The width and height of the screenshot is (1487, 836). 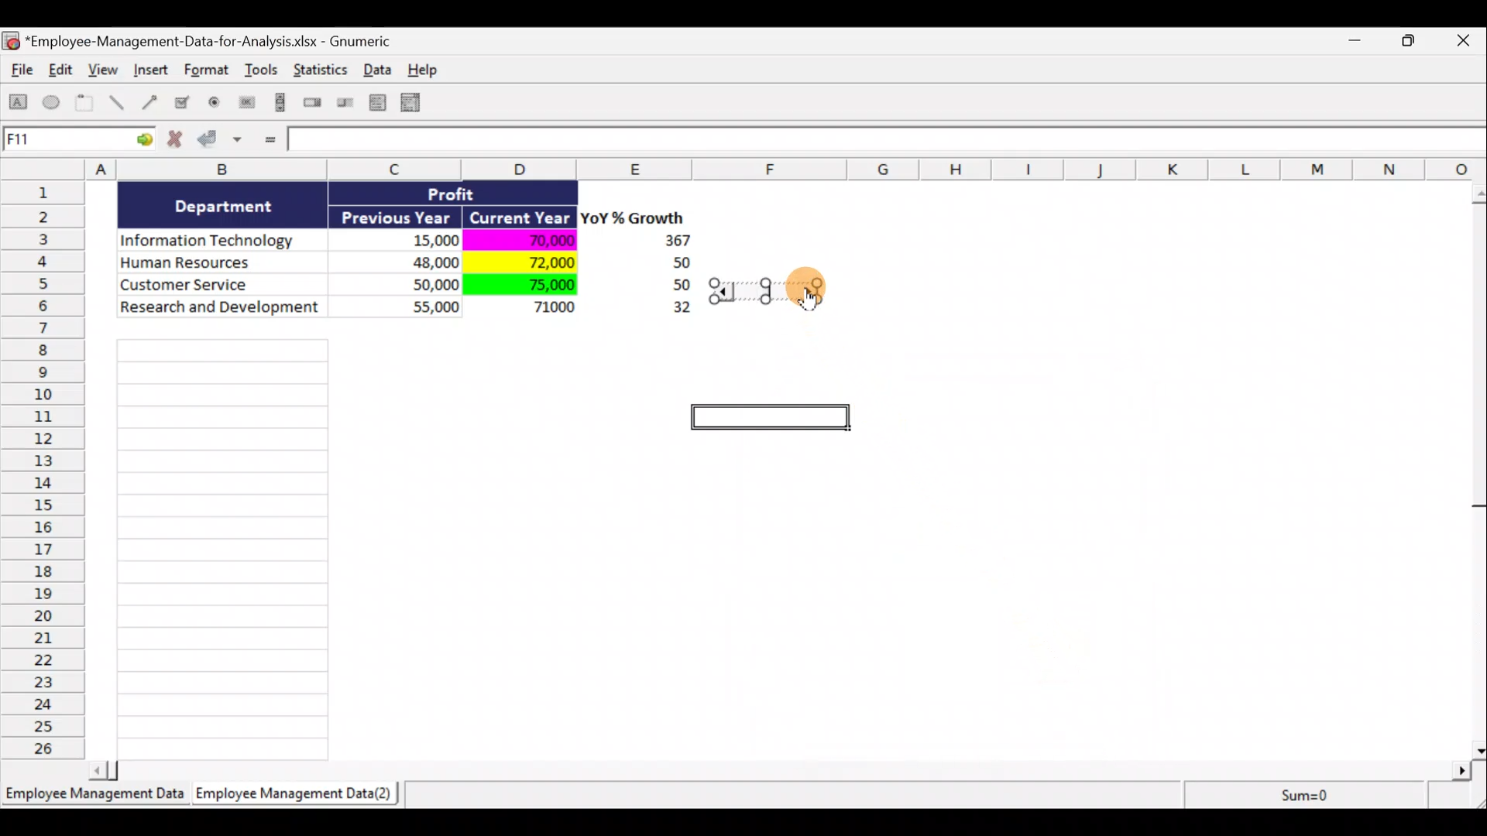 I want to click on Create a list, so click(x=373, y=102).